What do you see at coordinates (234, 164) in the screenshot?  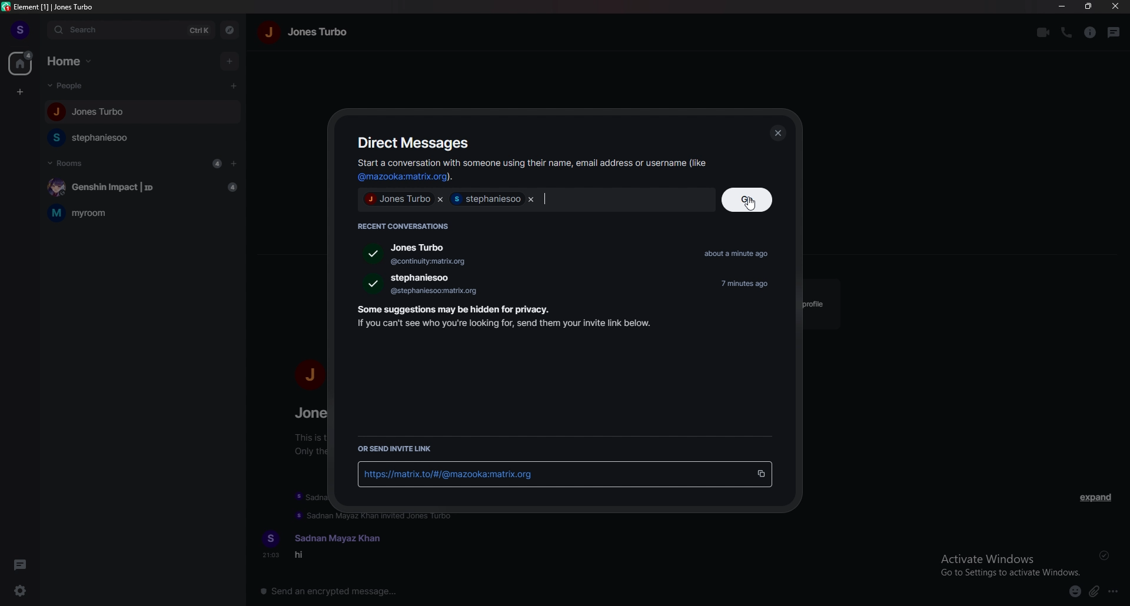 I see `add room` at bounding box center [234, 164].